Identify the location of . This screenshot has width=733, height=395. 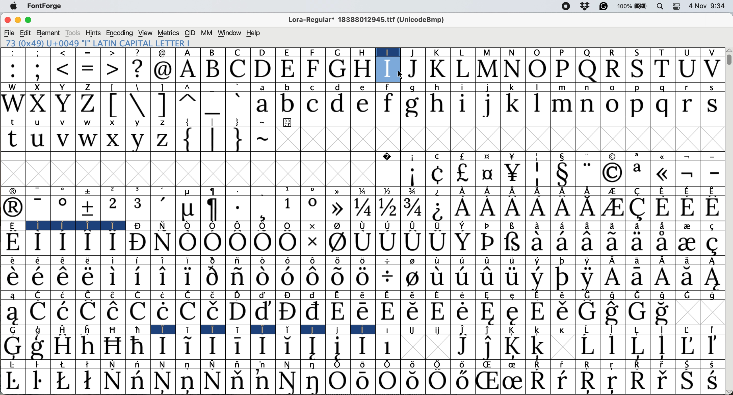
(728, 391).